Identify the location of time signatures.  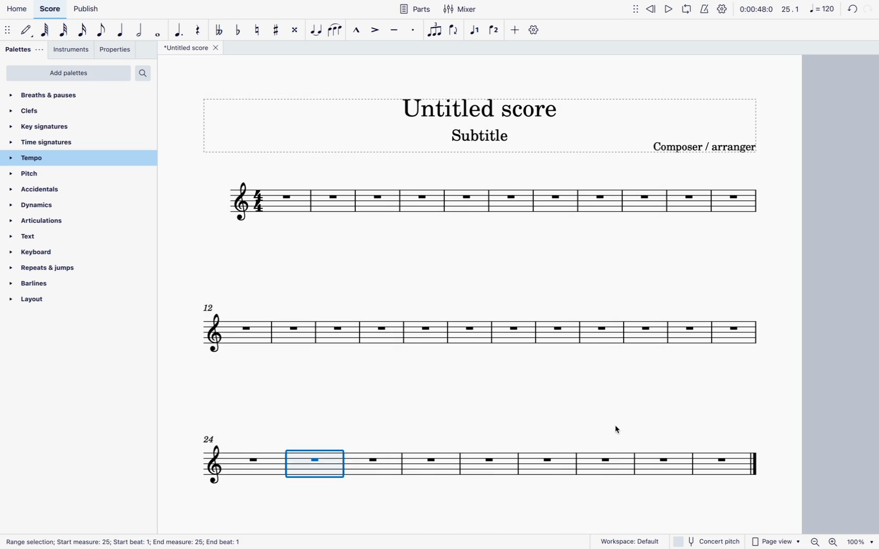
(47, 143).